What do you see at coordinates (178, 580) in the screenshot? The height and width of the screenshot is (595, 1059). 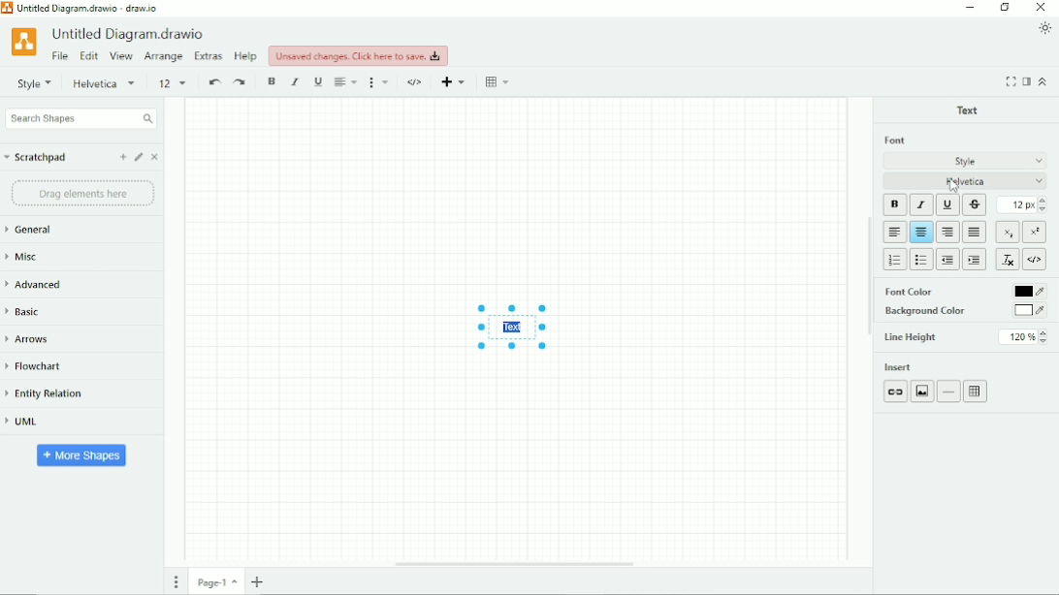 I see `Pages` at bounding box center [178, 580].